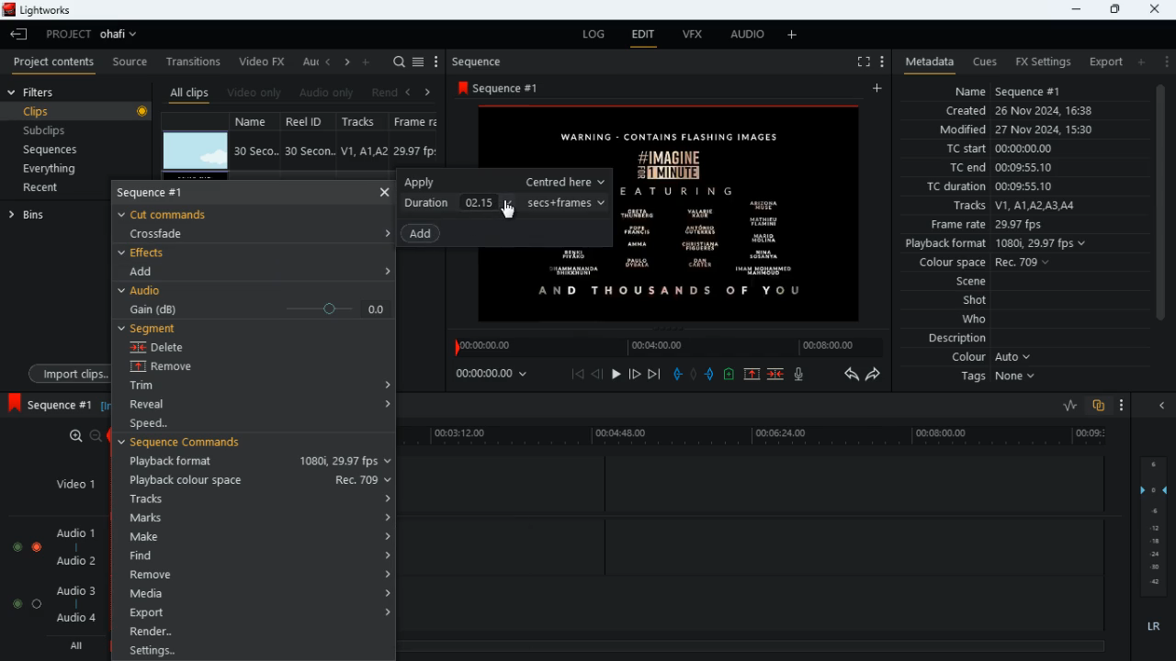  Describe the element at coordinates (1064, 406) in the screenshot. I see `rate` at that location.